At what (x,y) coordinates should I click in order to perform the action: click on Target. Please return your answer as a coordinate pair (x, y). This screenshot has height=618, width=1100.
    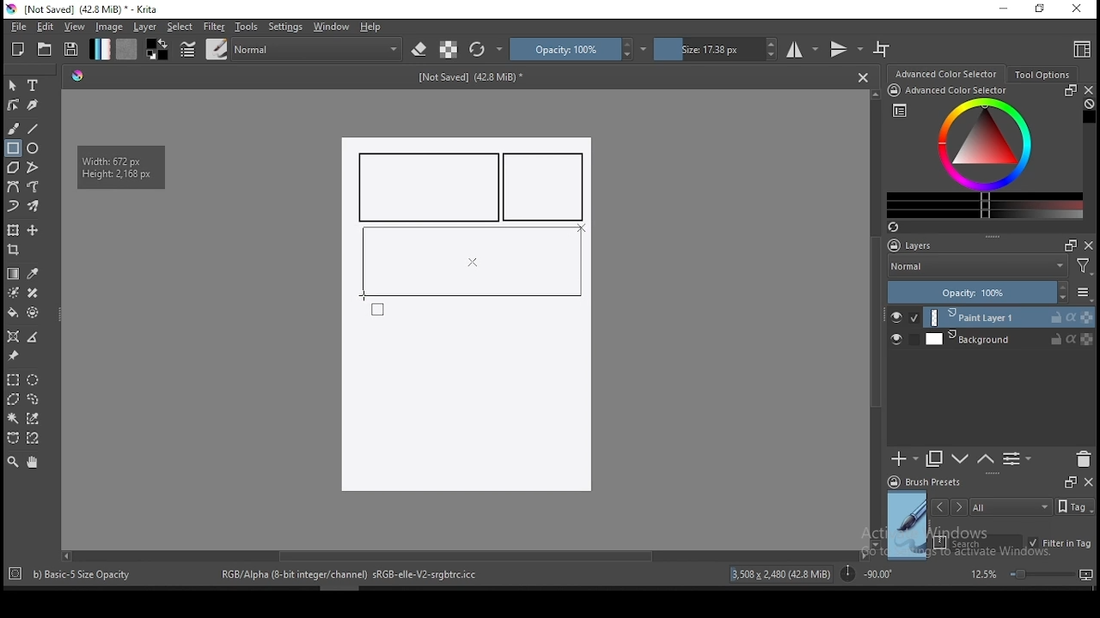
    Looking at the image, I should click on (16, 574).